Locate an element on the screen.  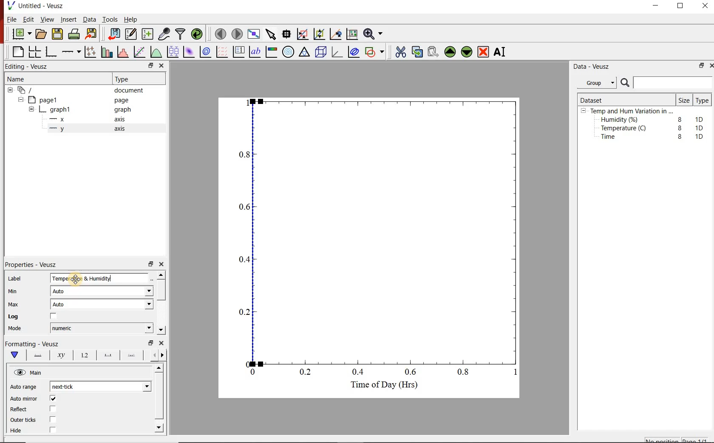
Search bar is located at coordinates (666, 83).